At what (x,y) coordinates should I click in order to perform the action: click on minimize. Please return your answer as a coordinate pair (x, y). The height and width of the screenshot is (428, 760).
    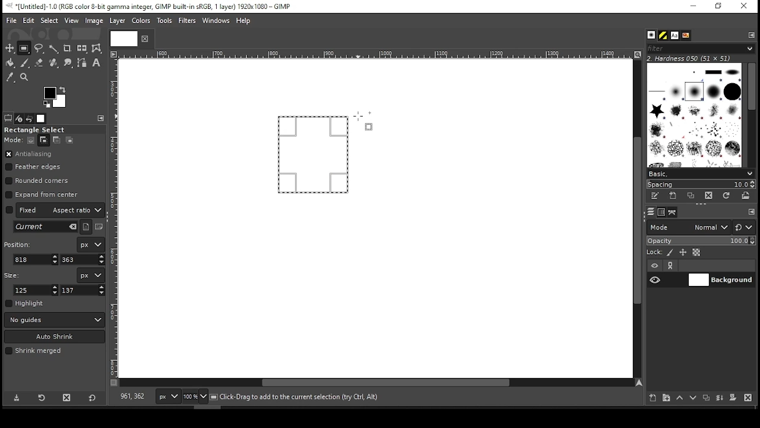
    Looking at the image, I should click on (692, 7).